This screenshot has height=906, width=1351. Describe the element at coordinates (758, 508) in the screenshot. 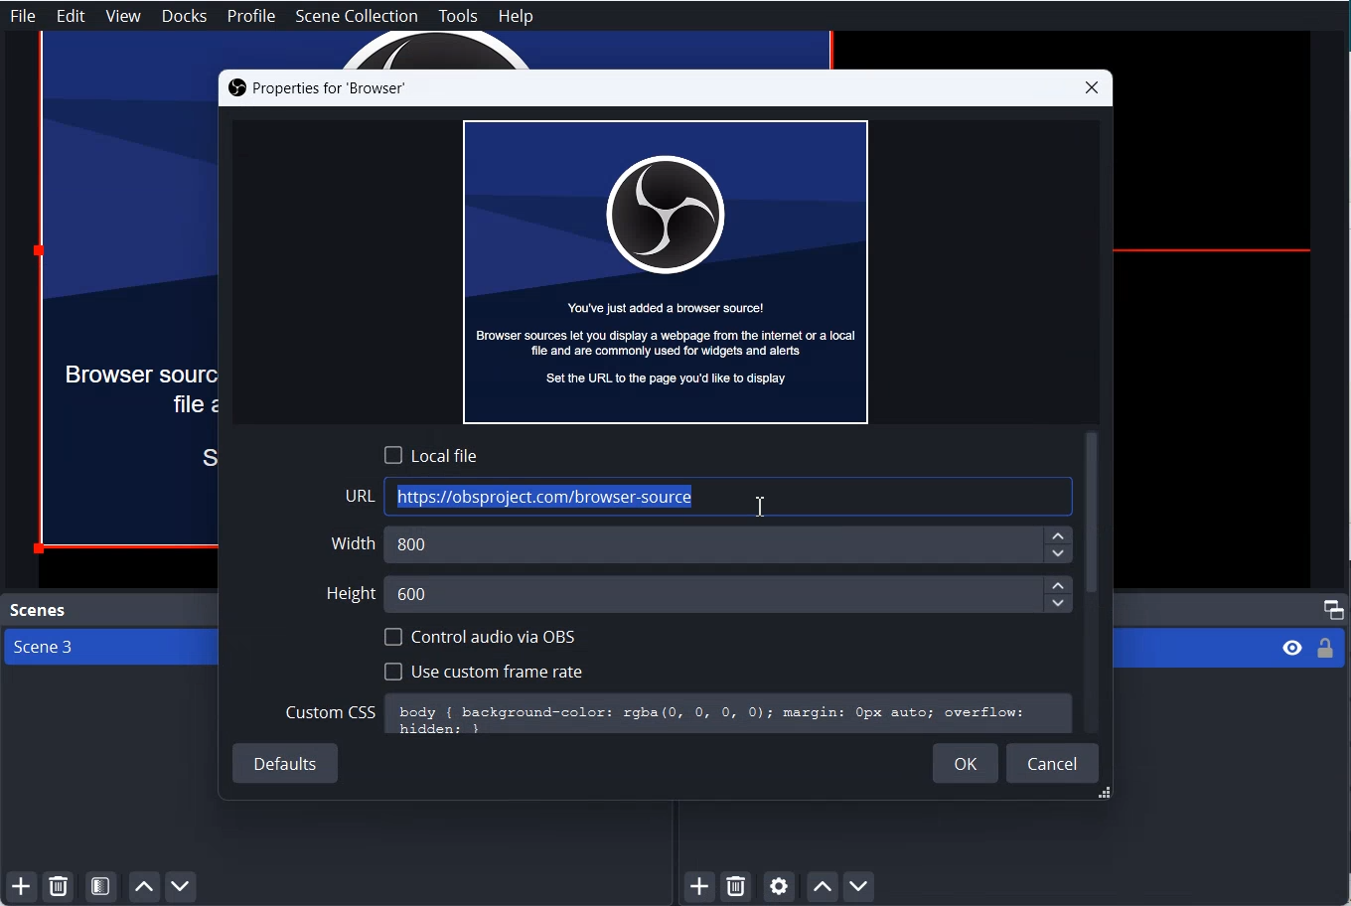

I see `insertion cursor` at that location.